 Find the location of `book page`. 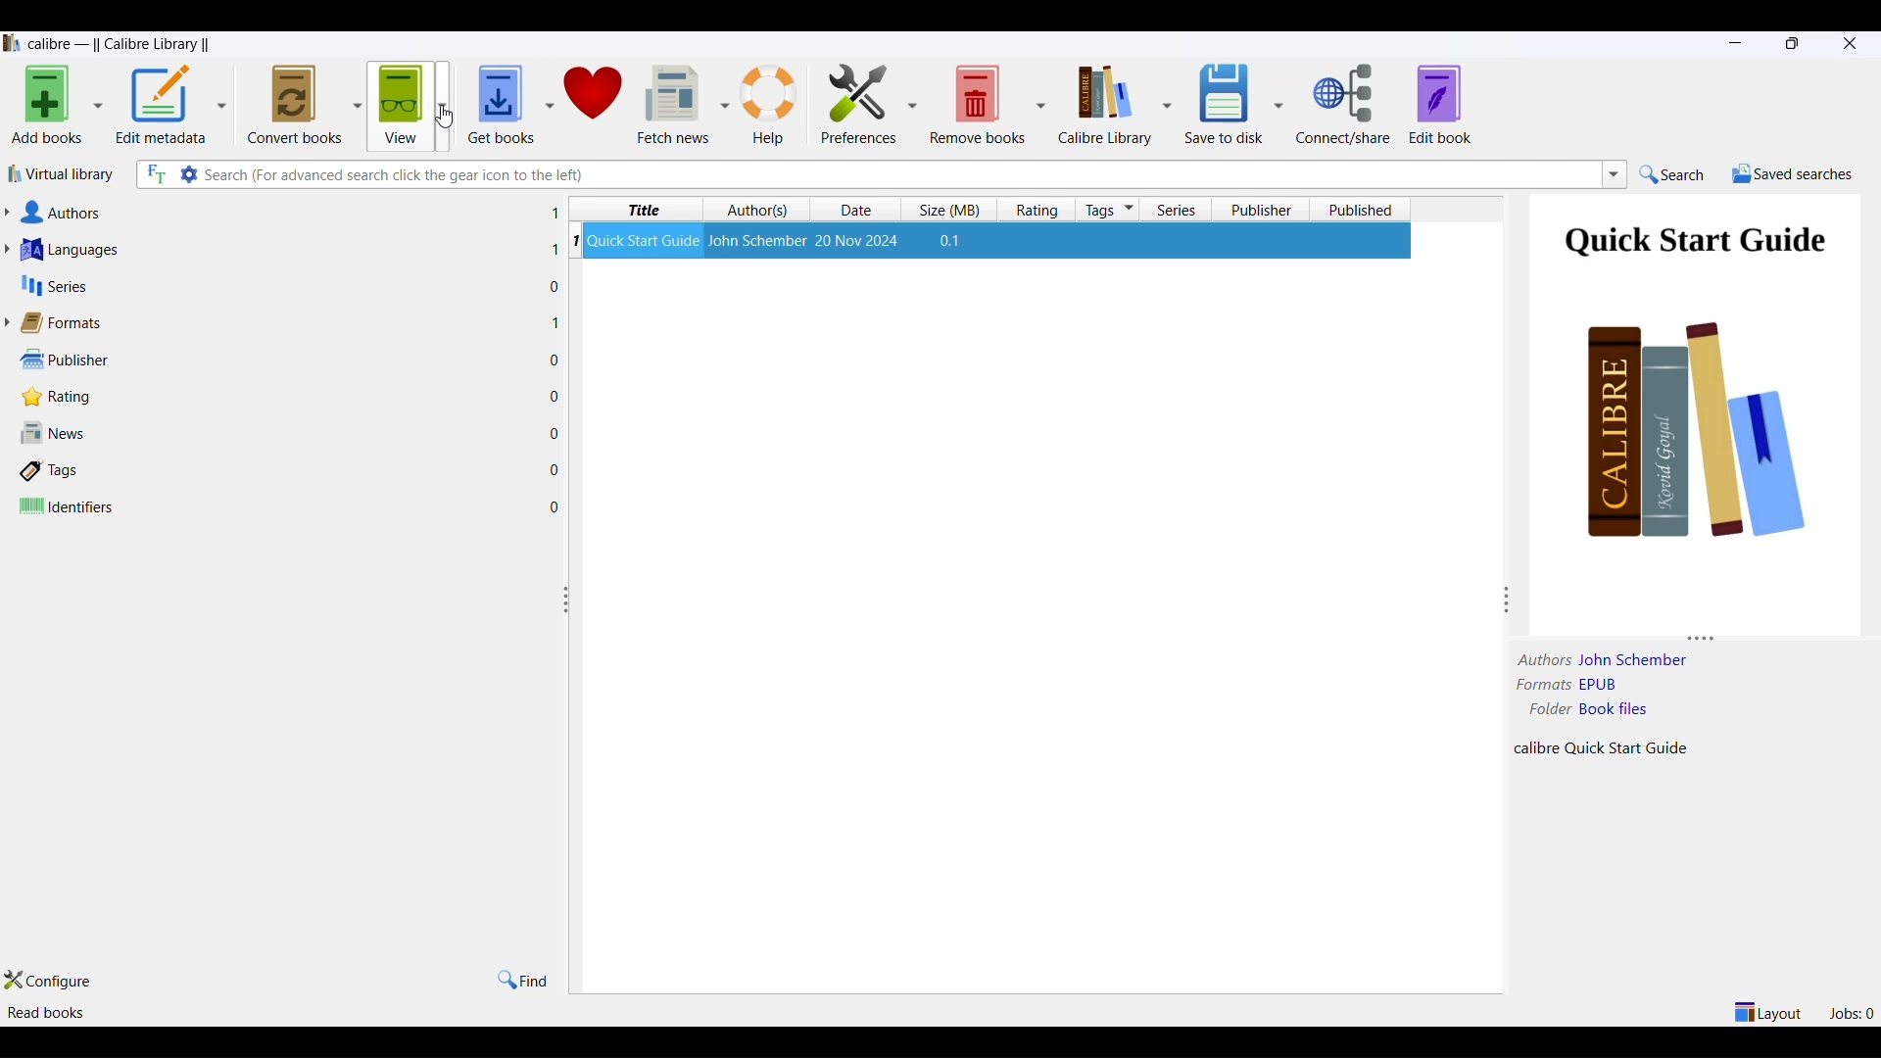

book page is located at coordinates (1697, 382).